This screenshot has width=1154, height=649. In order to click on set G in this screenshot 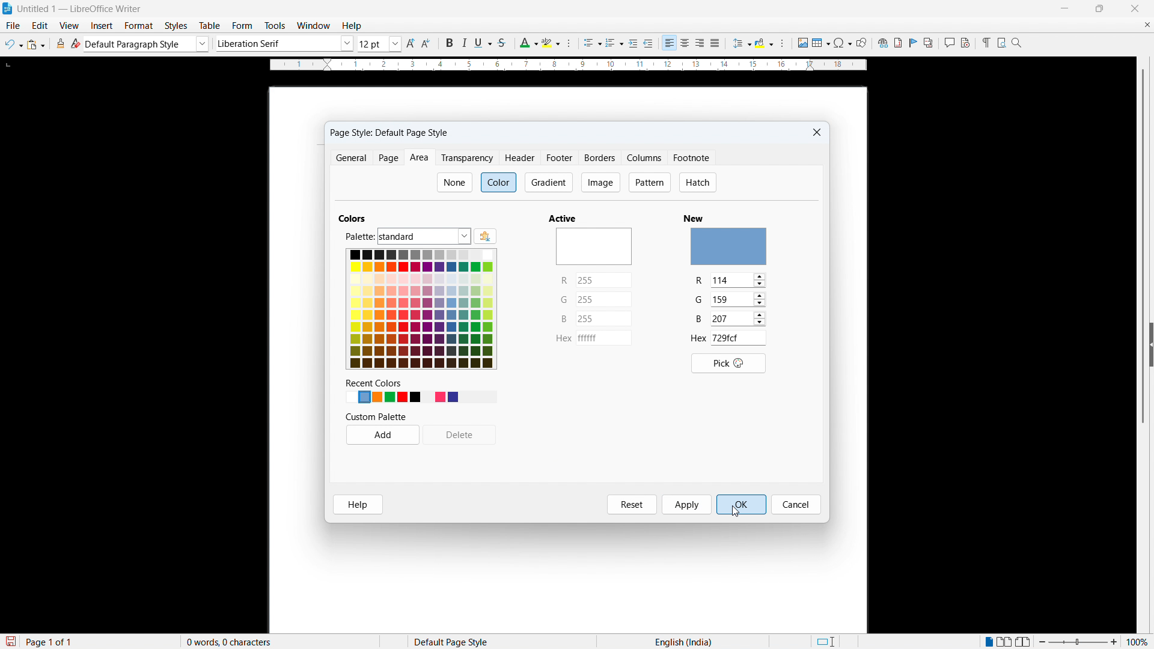, I will do `click(737, 299)`.